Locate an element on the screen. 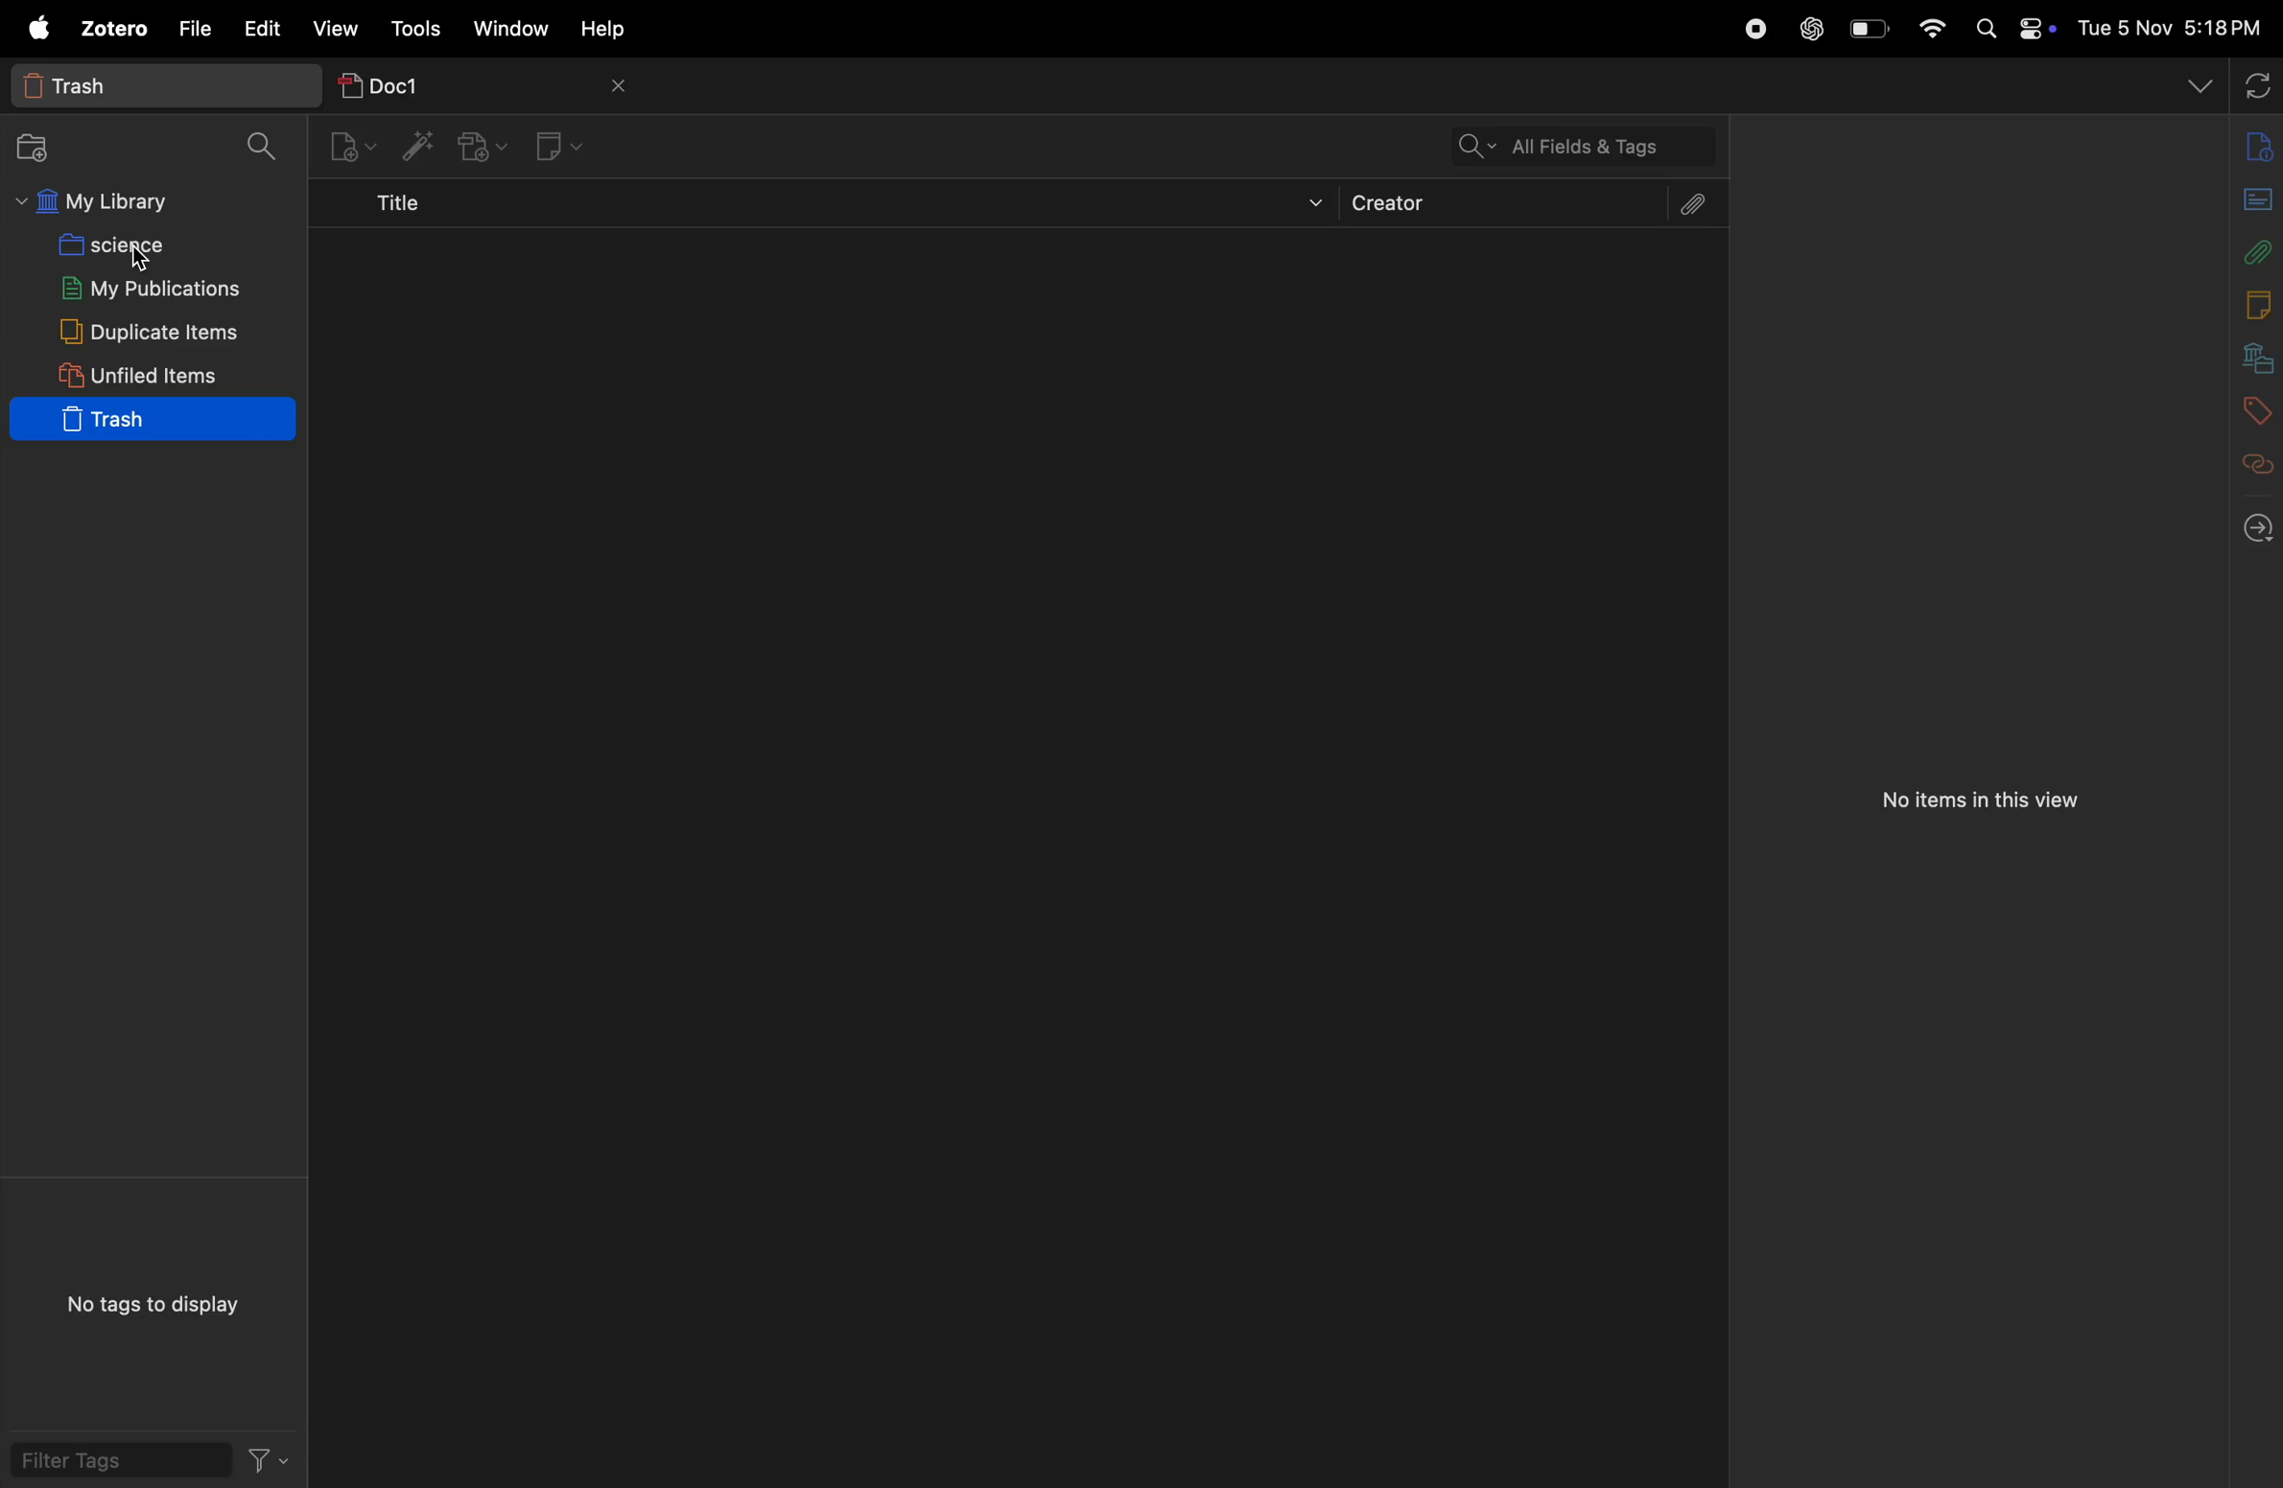  file is located at coordinates (195, 28).